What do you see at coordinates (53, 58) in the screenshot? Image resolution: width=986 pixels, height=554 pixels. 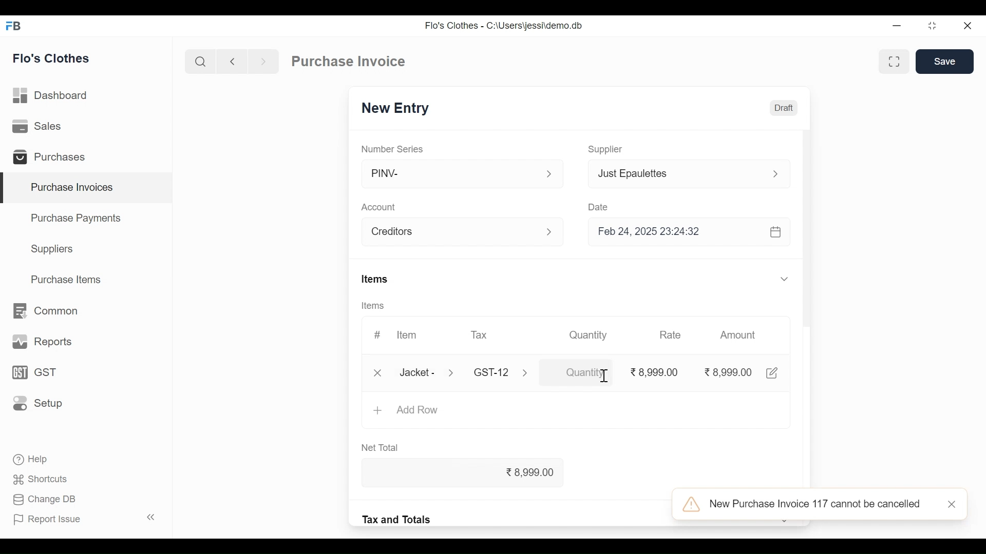 I see `Flo's Clothes` at bounding box center [53, 58].